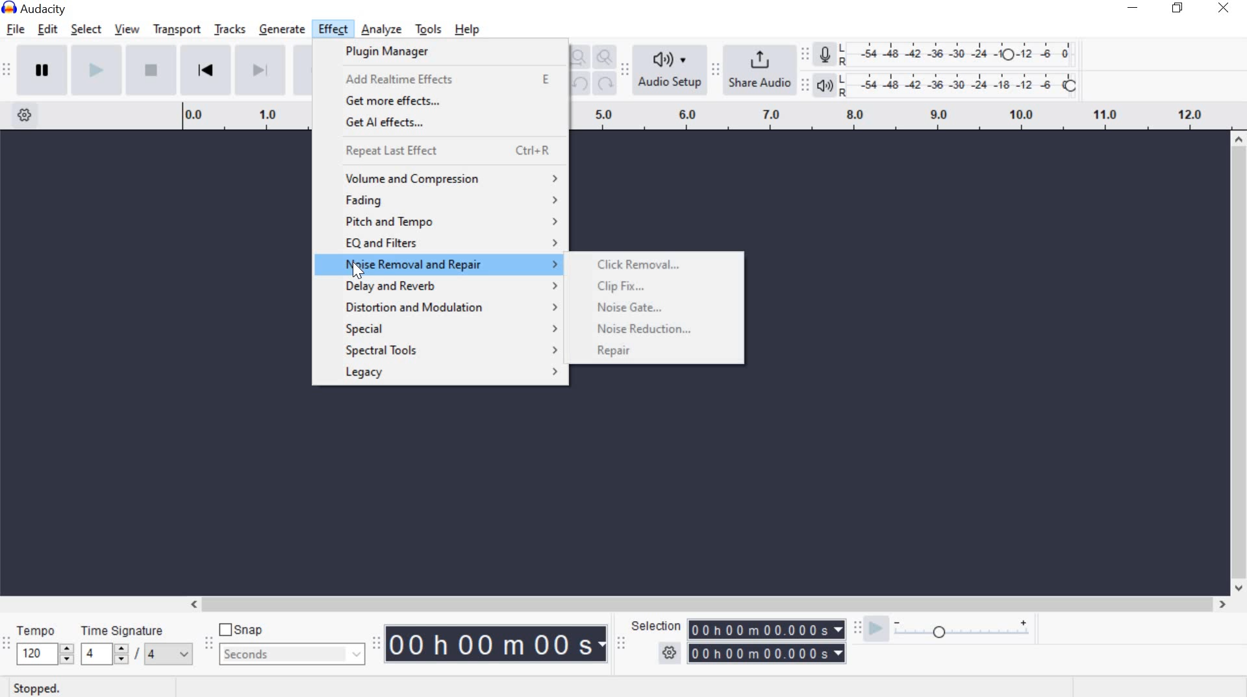 The height and width of the screenshot is (697, 1247). Describe the element at coordinates (95, 71) in the screenshot. I see `play` at that location.